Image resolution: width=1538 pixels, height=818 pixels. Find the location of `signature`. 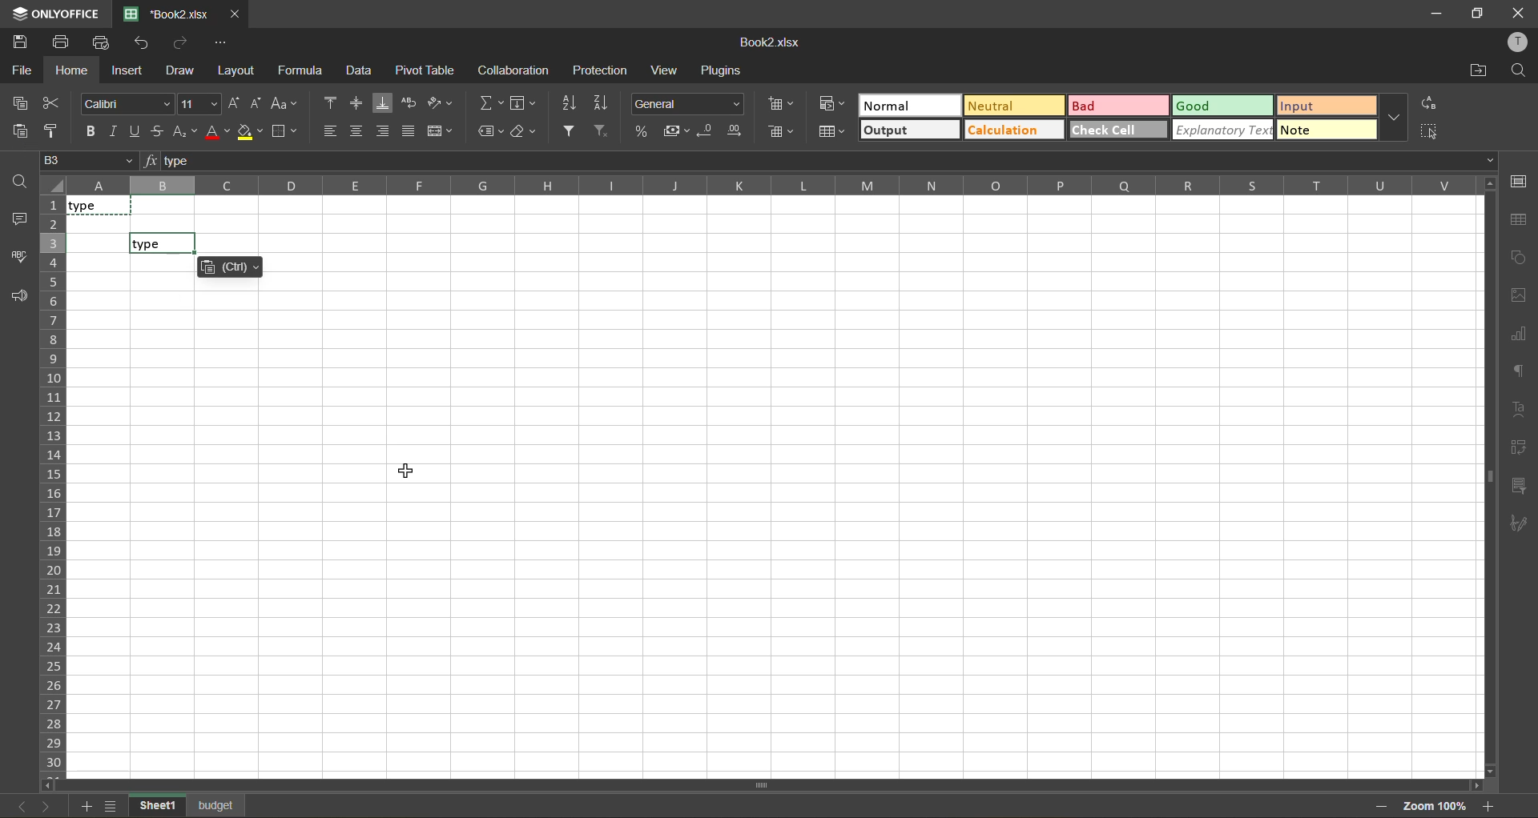

signature is located at coordinates (1517, 525).